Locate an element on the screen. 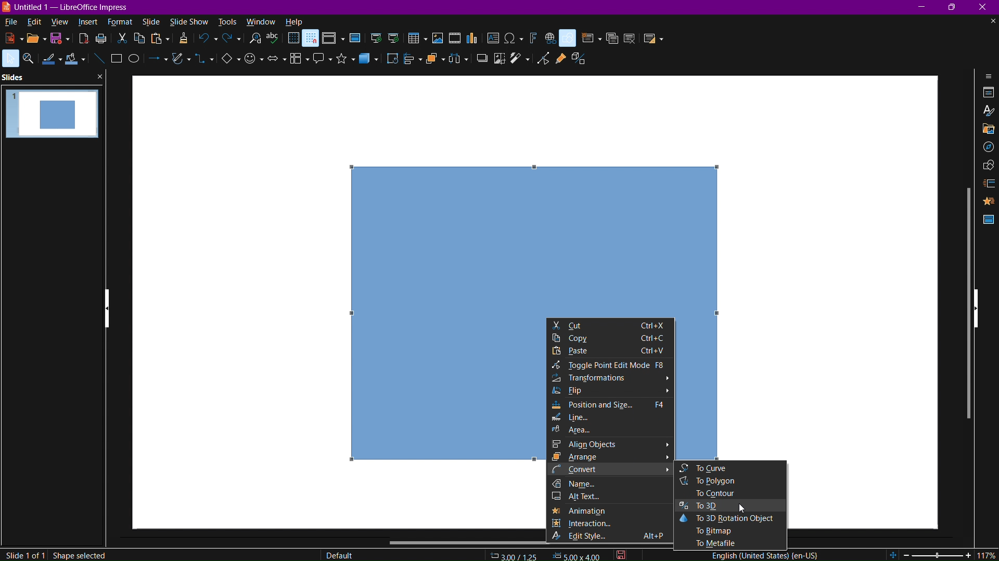 The image size is (999, 561). English is located at coordinates (762, 556).